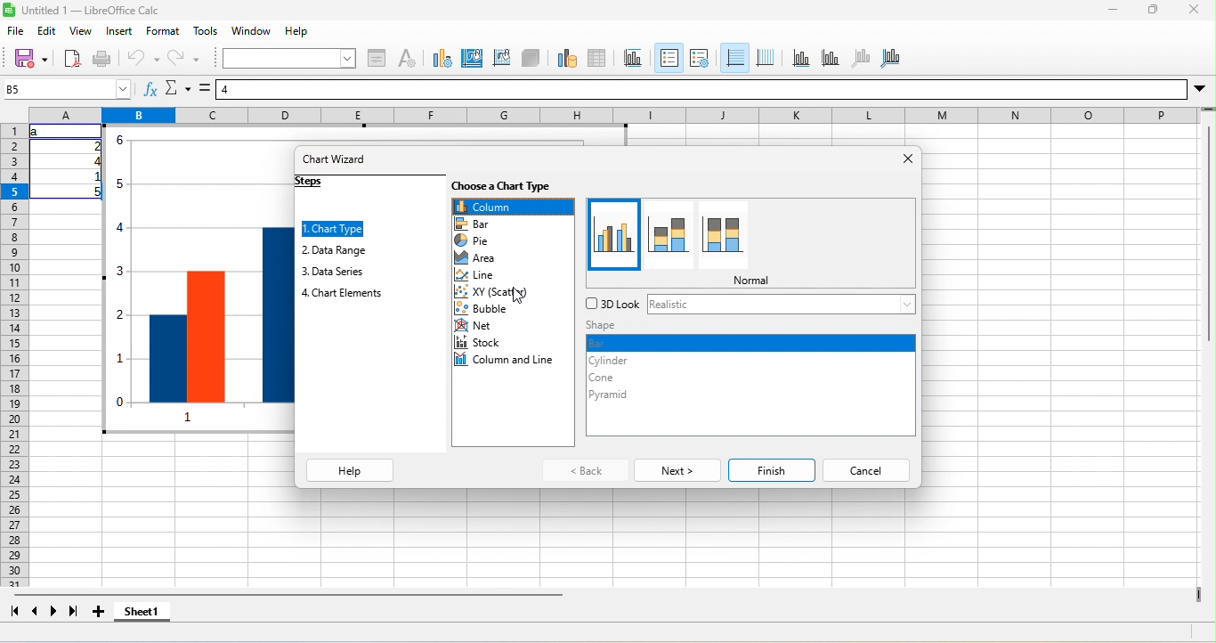 This screenshot has width=1216, height=643. I want to click on pyramid, so click(610, 395).